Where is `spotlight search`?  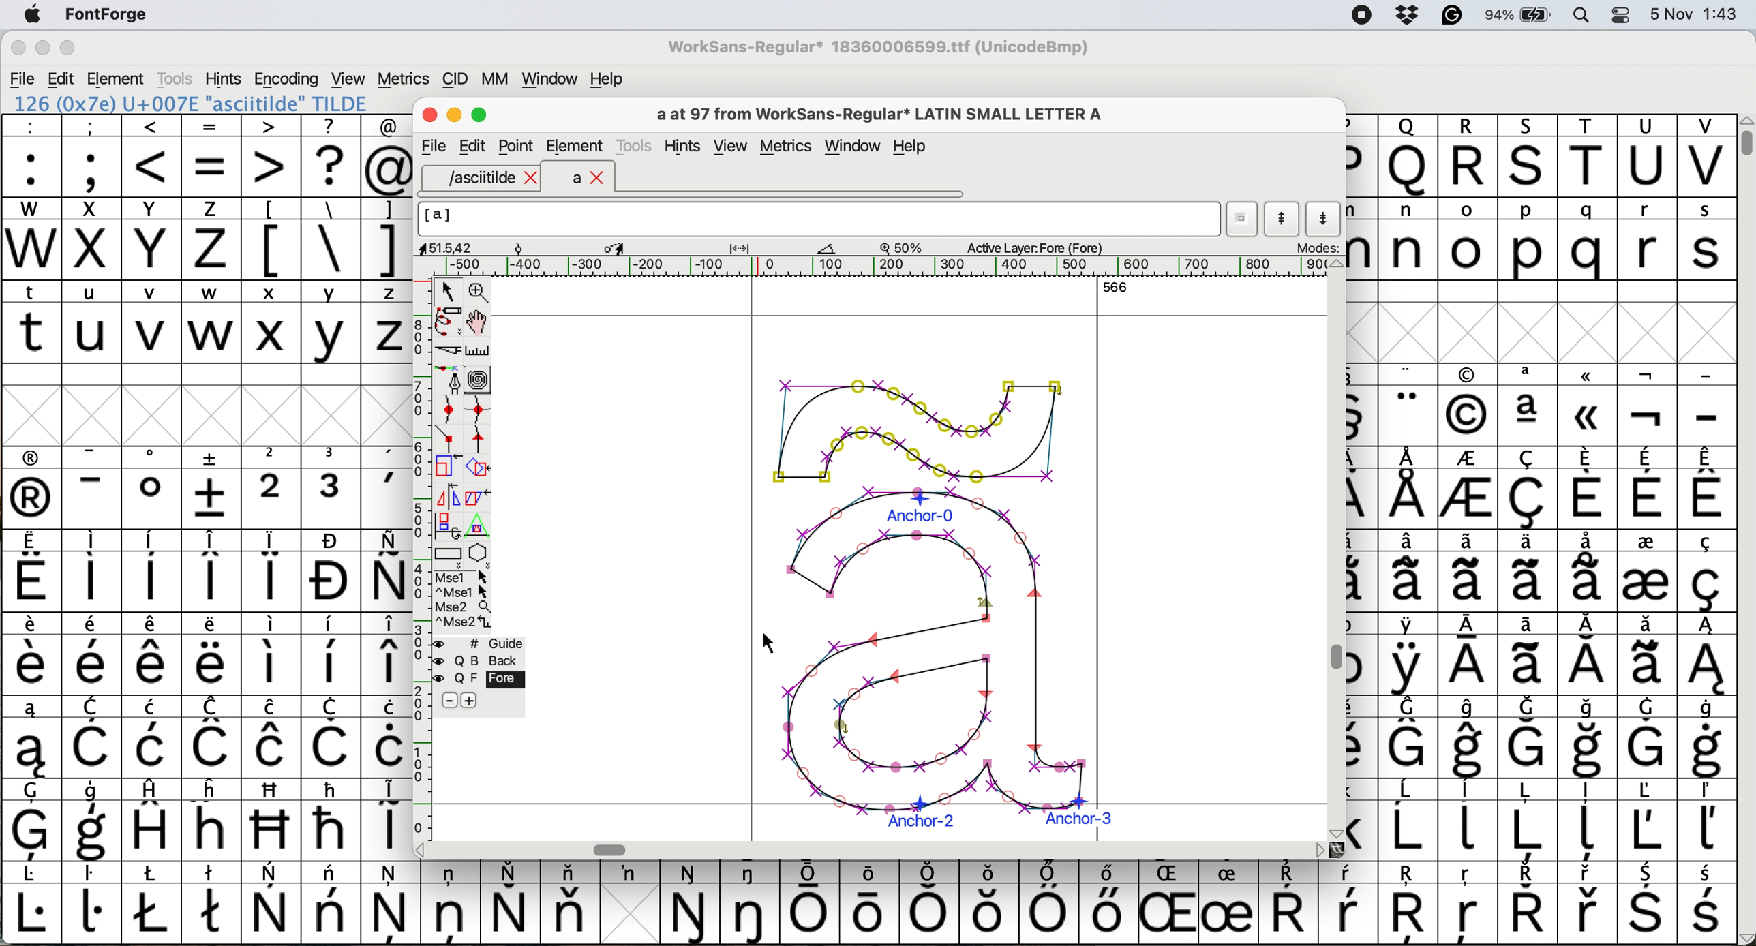
spotlight search is located at coordinates (1590, 14).